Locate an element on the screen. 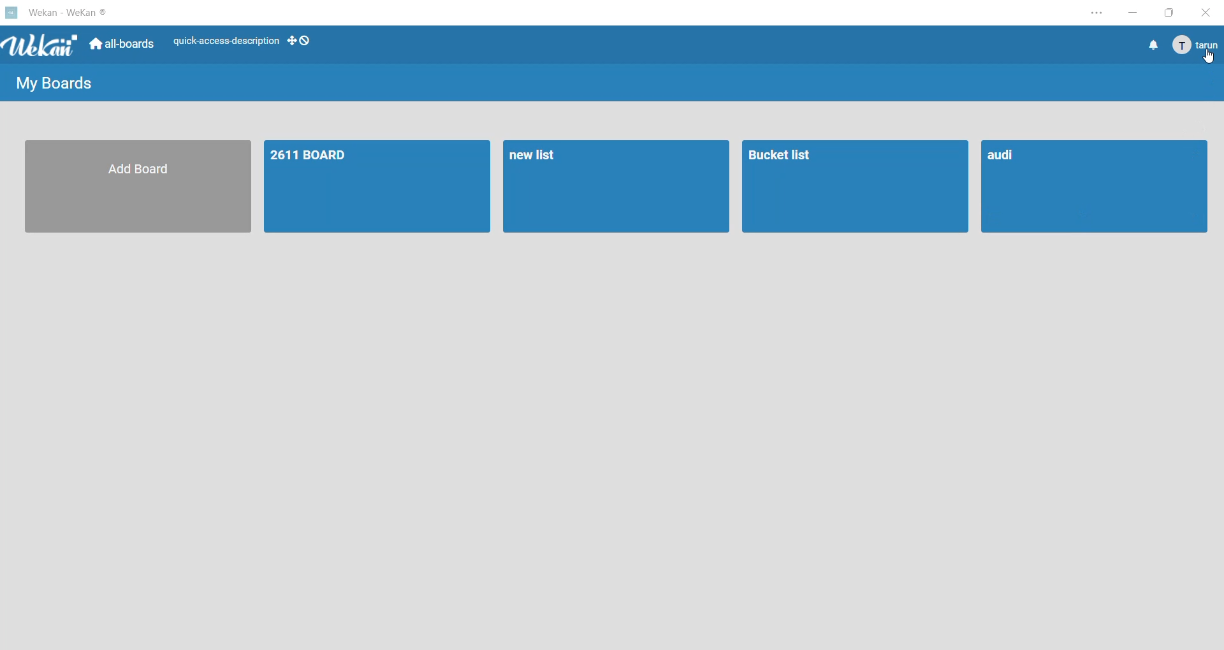  menu is located at coordinates (1194, 46).